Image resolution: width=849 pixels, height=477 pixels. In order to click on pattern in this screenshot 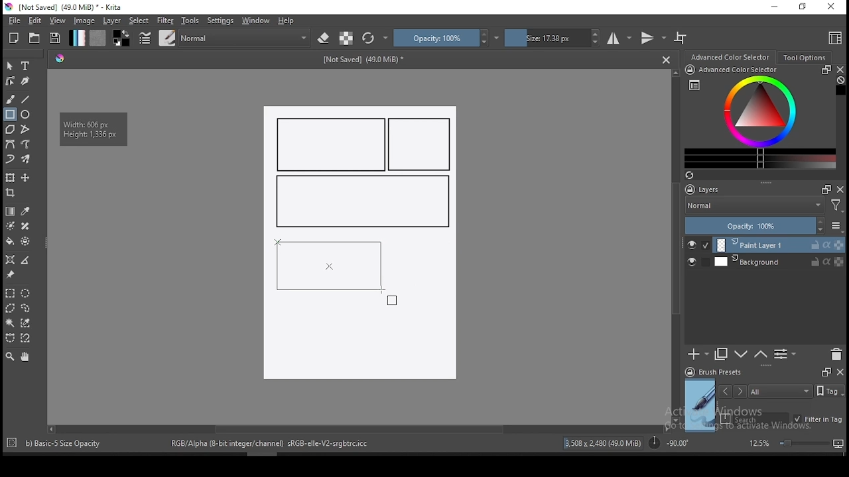, I will do `click(98, 38)`.